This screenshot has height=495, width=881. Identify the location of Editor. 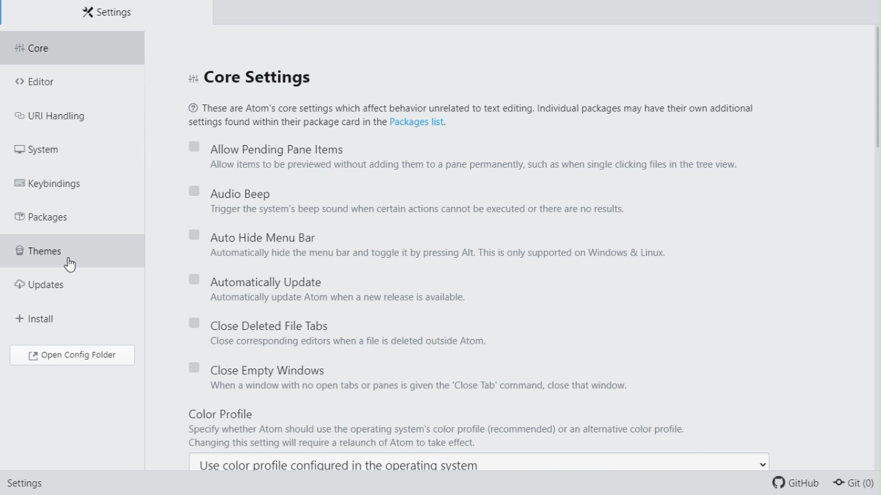
(71, 80).